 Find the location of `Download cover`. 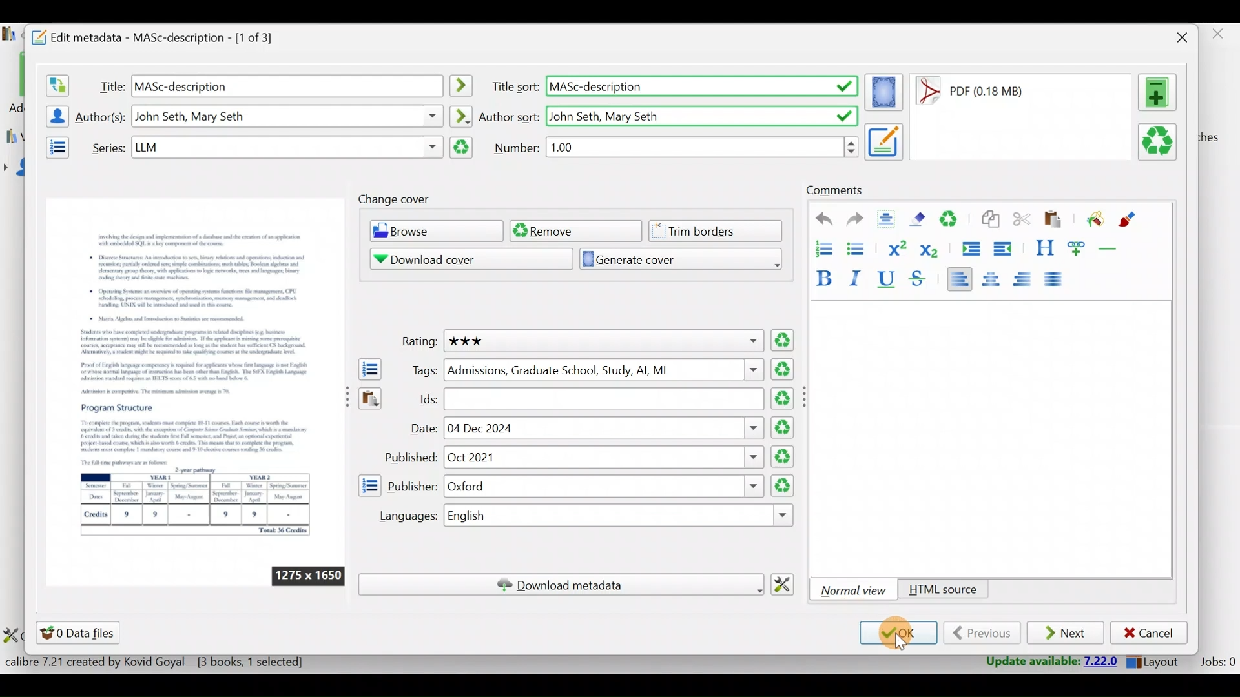

Download cover is located at coordinates (462, 259).